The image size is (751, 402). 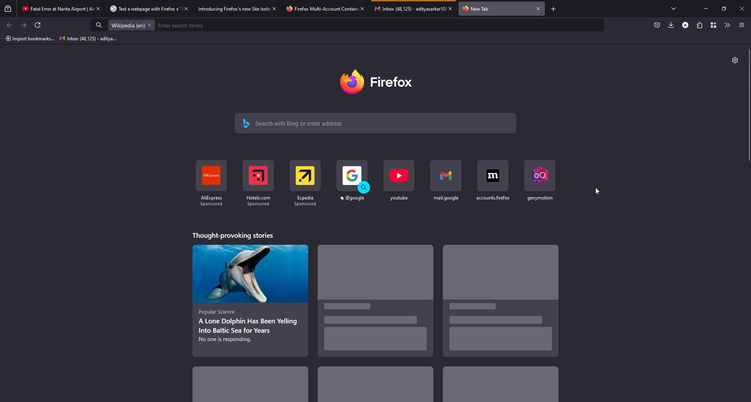 What do you see at coordinates (129, 25) in the screenshot?
I see `wikipedia (en)` at bounding box center [129, 25].